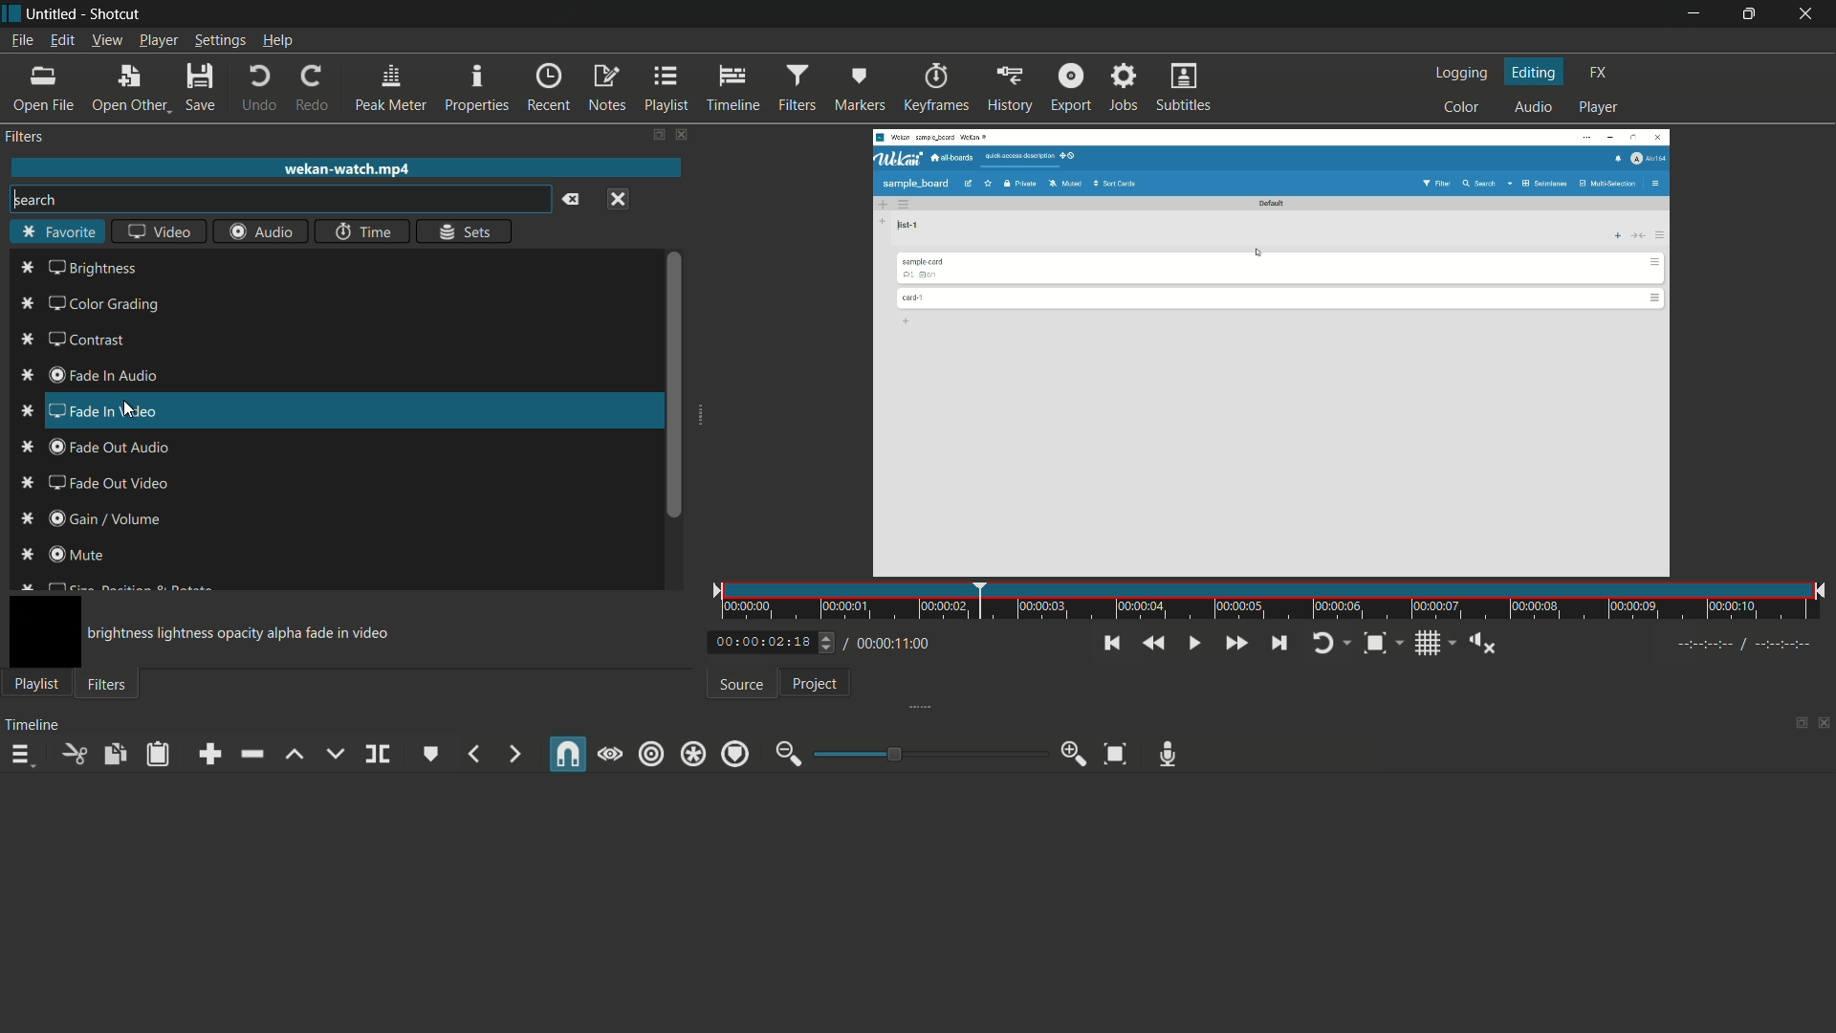 The width and height of the screenshot is (1836, 1033). What do you see at coordinates (209, 754) in the screenshot?
I see `append` at bounding box center [209, 754].